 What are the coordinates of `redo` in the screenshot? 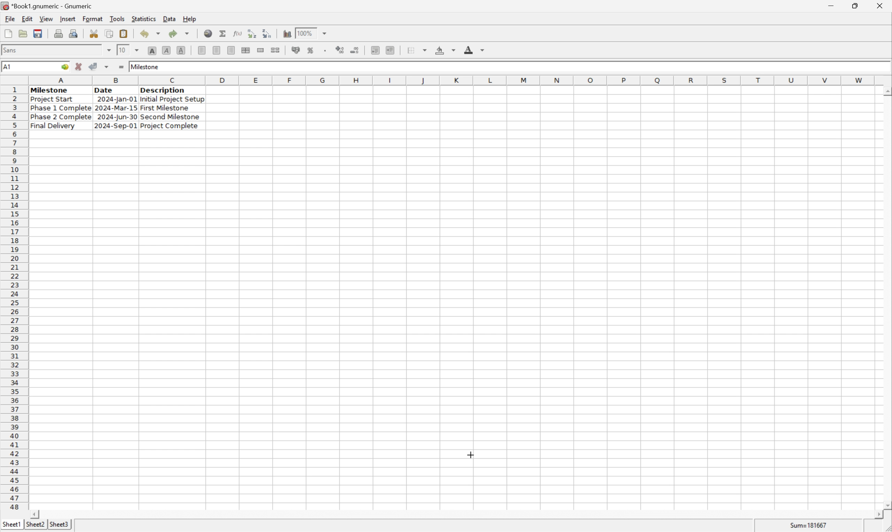 It's located at (180, 33).